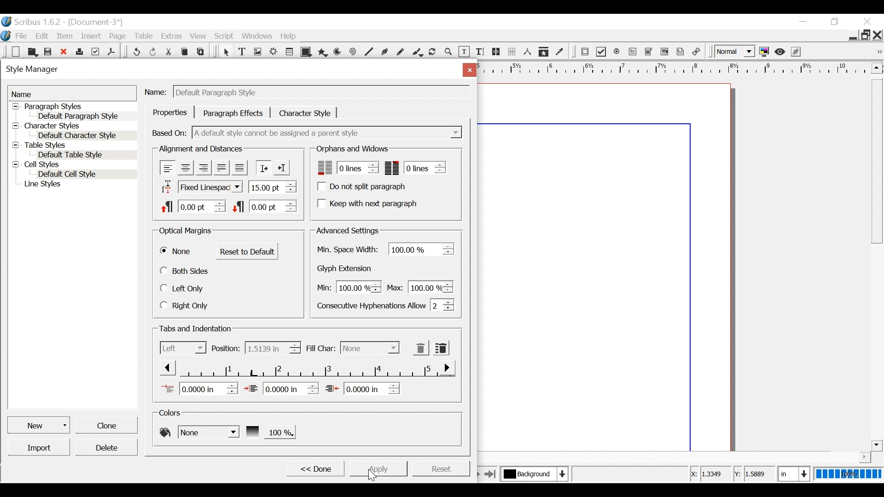 The width and height of the screenshot is (884, 497). Describe the element at coordinates (320, 349) in the screenshot. I see `Fill Char` at that location.